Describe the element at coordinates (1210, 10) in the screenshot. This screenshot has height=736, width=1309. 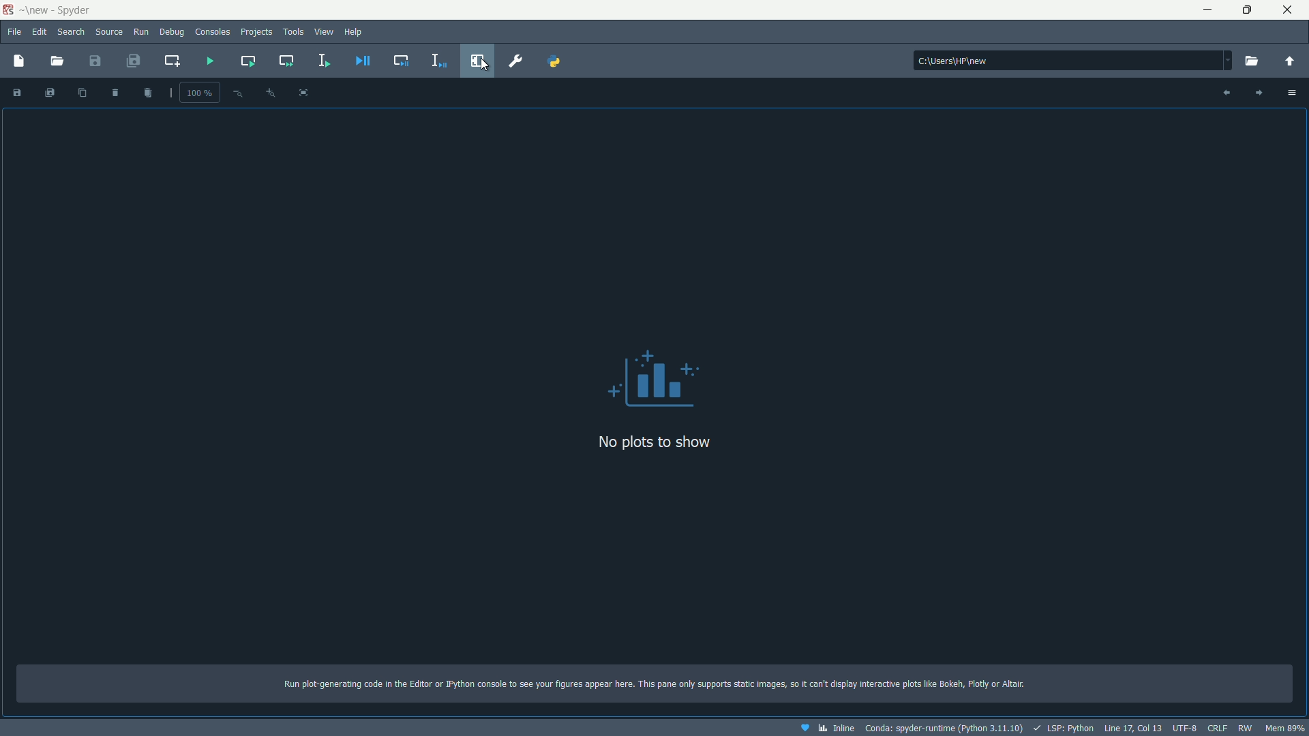
I see `minimize` at that location.